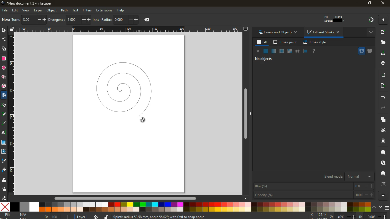  What do you see at coordinates (96, 216) in the screenshot?
I see `time` at bounding box center [96, 216].